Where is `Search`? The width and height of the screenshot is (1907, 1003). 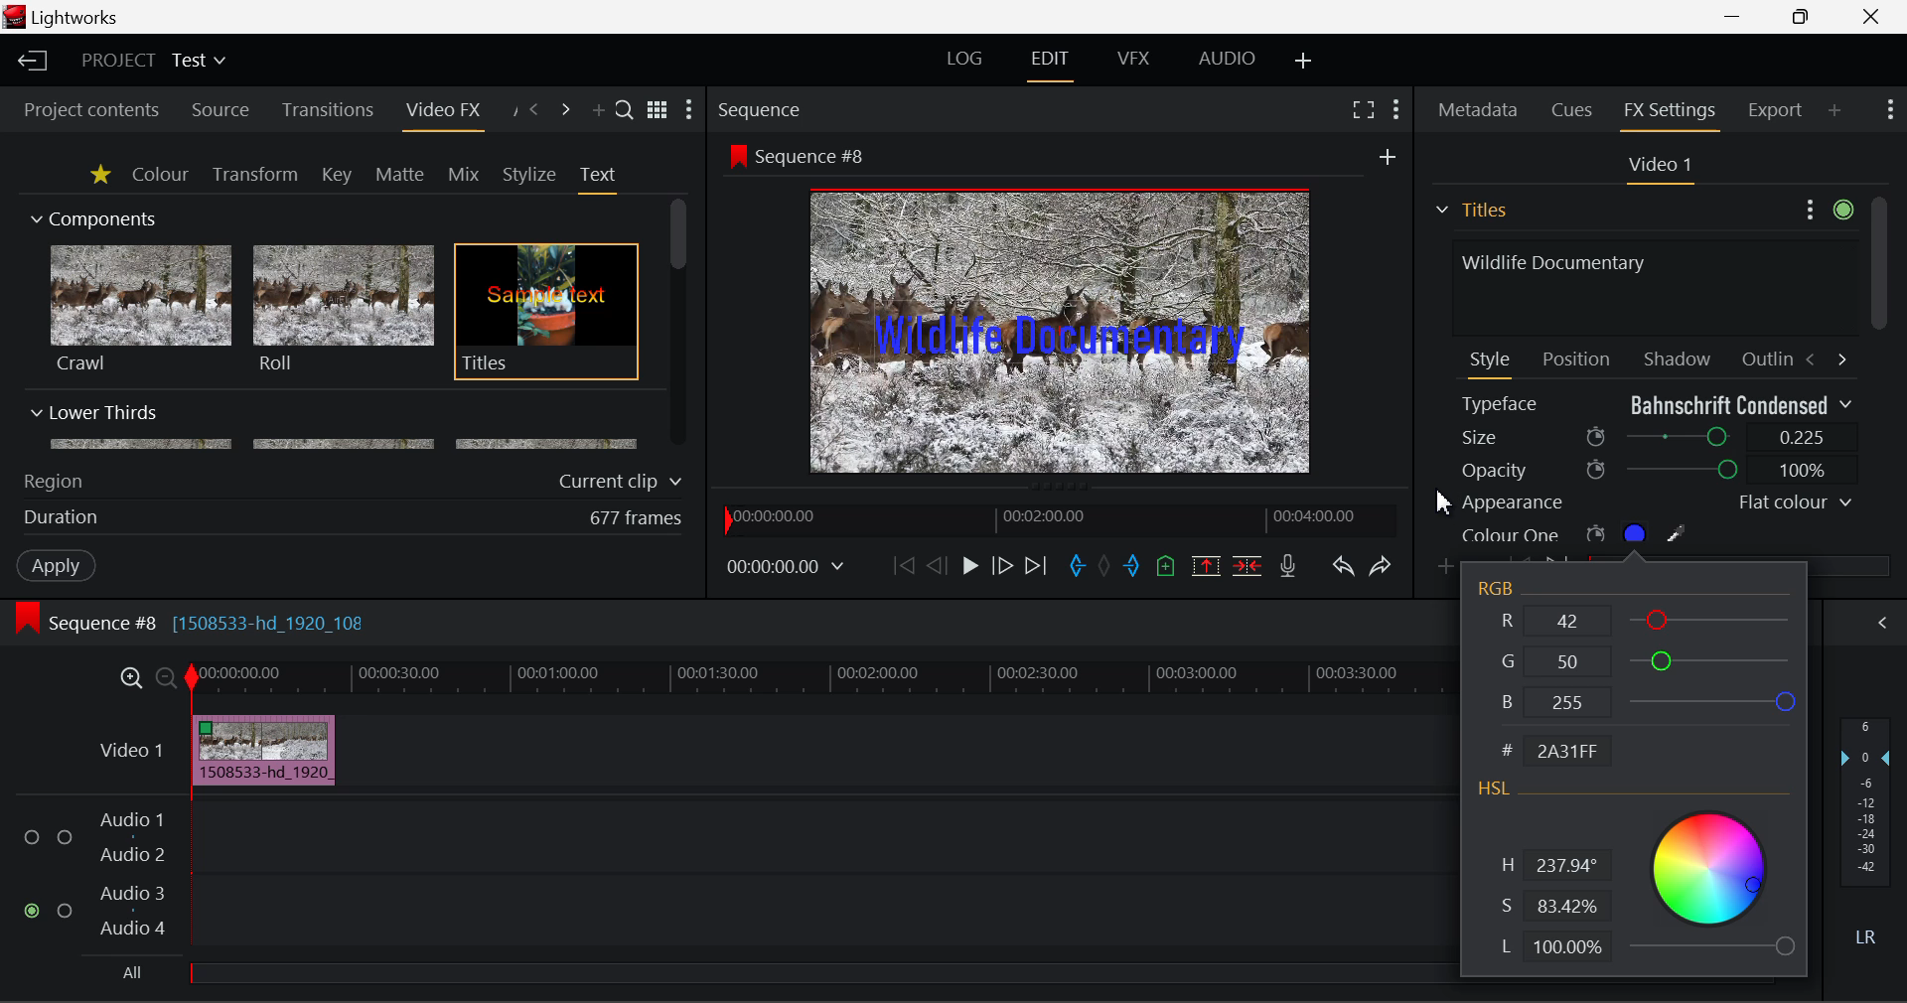 Search is located at coordinates (626, 108).